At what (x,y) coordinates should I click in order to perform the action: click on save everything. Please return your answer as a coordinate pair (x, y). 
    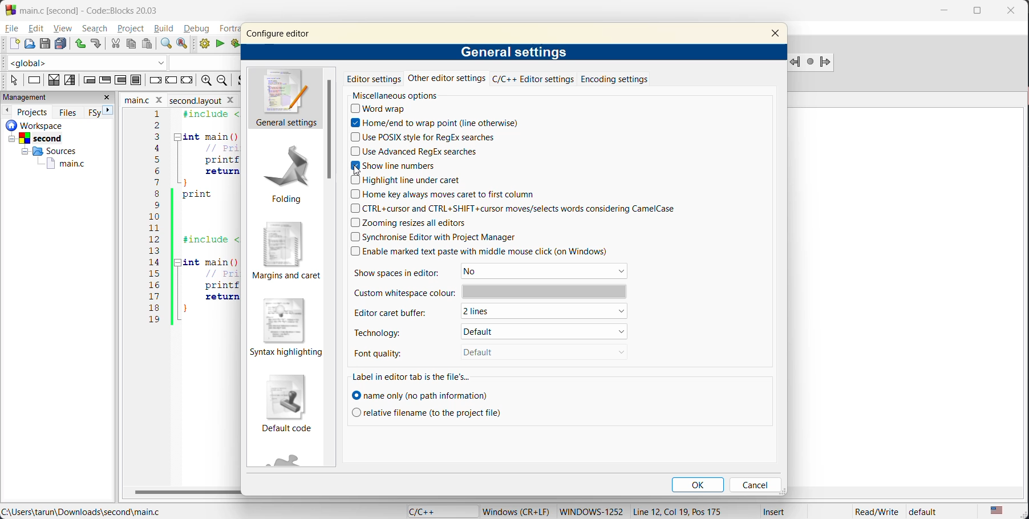
    Looking at the image, I should click on (60, 43).